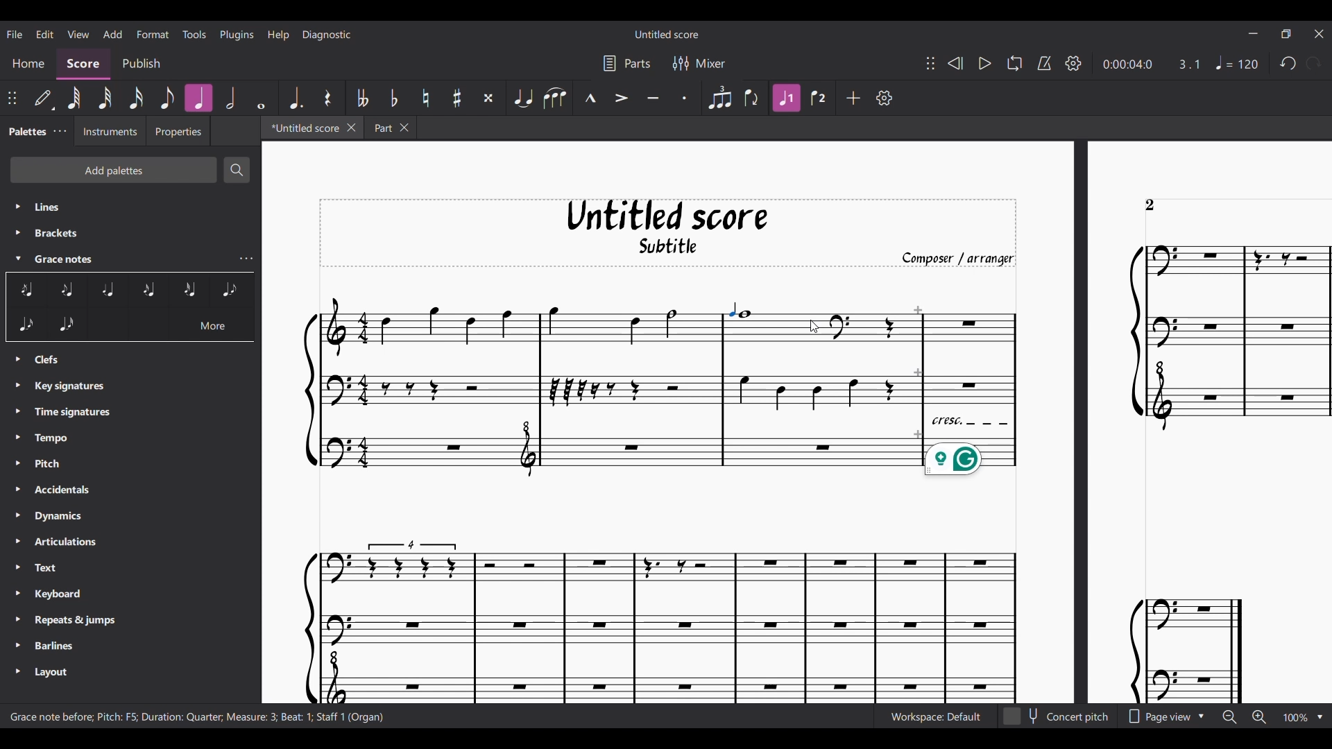 This screenshot has width=1332, height=749. What do you see at coordinates (15, 34) in the screenshot?
I see `File menu` at bounding box center [15, 34].